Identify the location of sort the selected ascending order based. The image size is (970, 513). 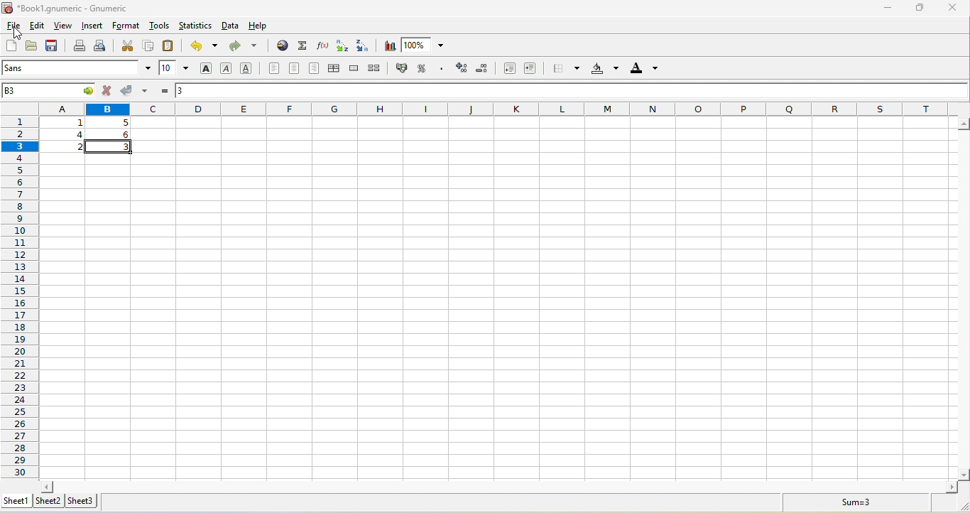
(343, 47).